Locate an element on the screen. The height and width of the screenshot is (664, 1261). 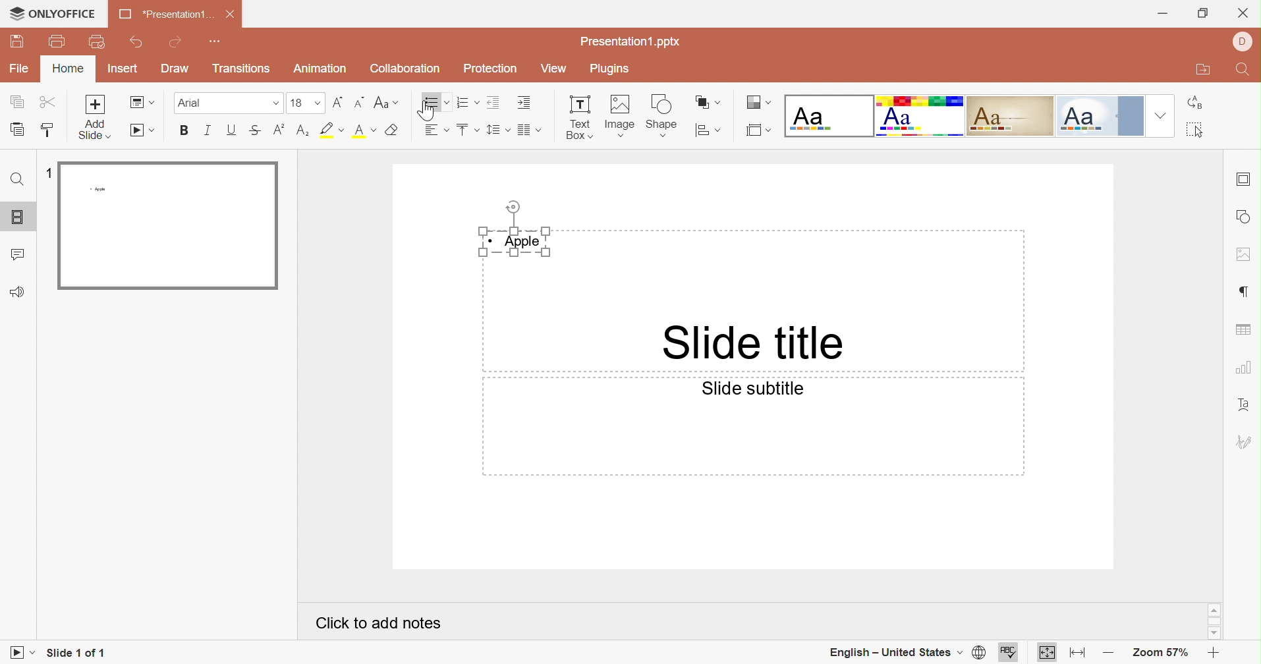
Animation is located at coordinates (324, 70).